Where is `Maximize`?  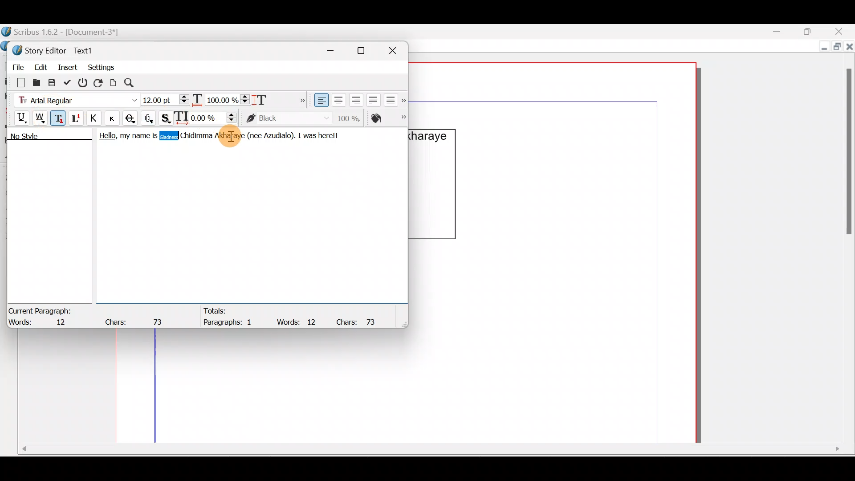
Maximize is located at coordinates (366, 50).